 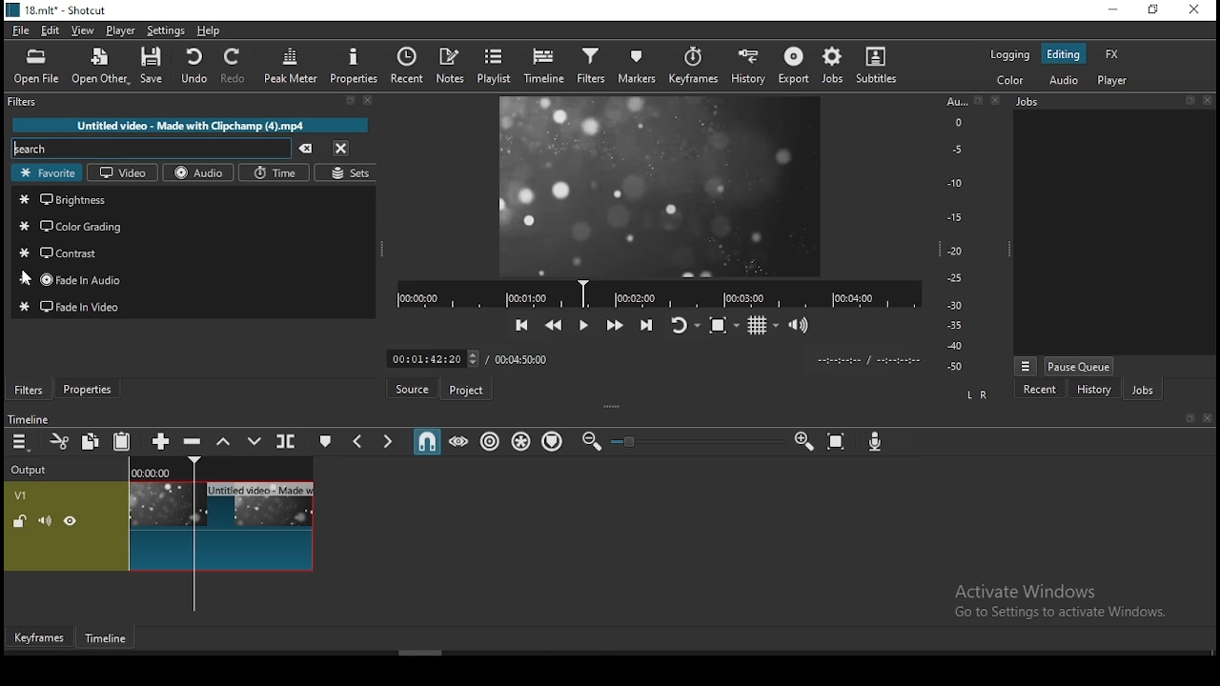 I want to click on snap, so click(x=426, y=439).